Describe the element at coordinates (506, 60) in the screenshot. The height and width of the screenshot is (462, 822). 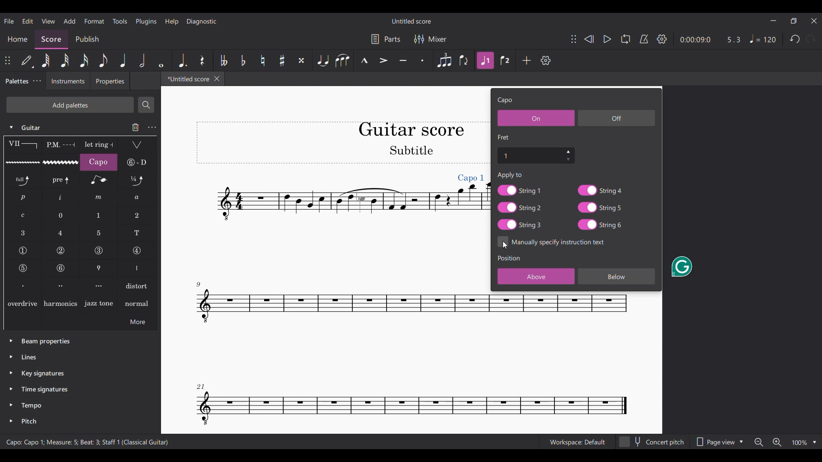
I see `Voice 2` at that location.